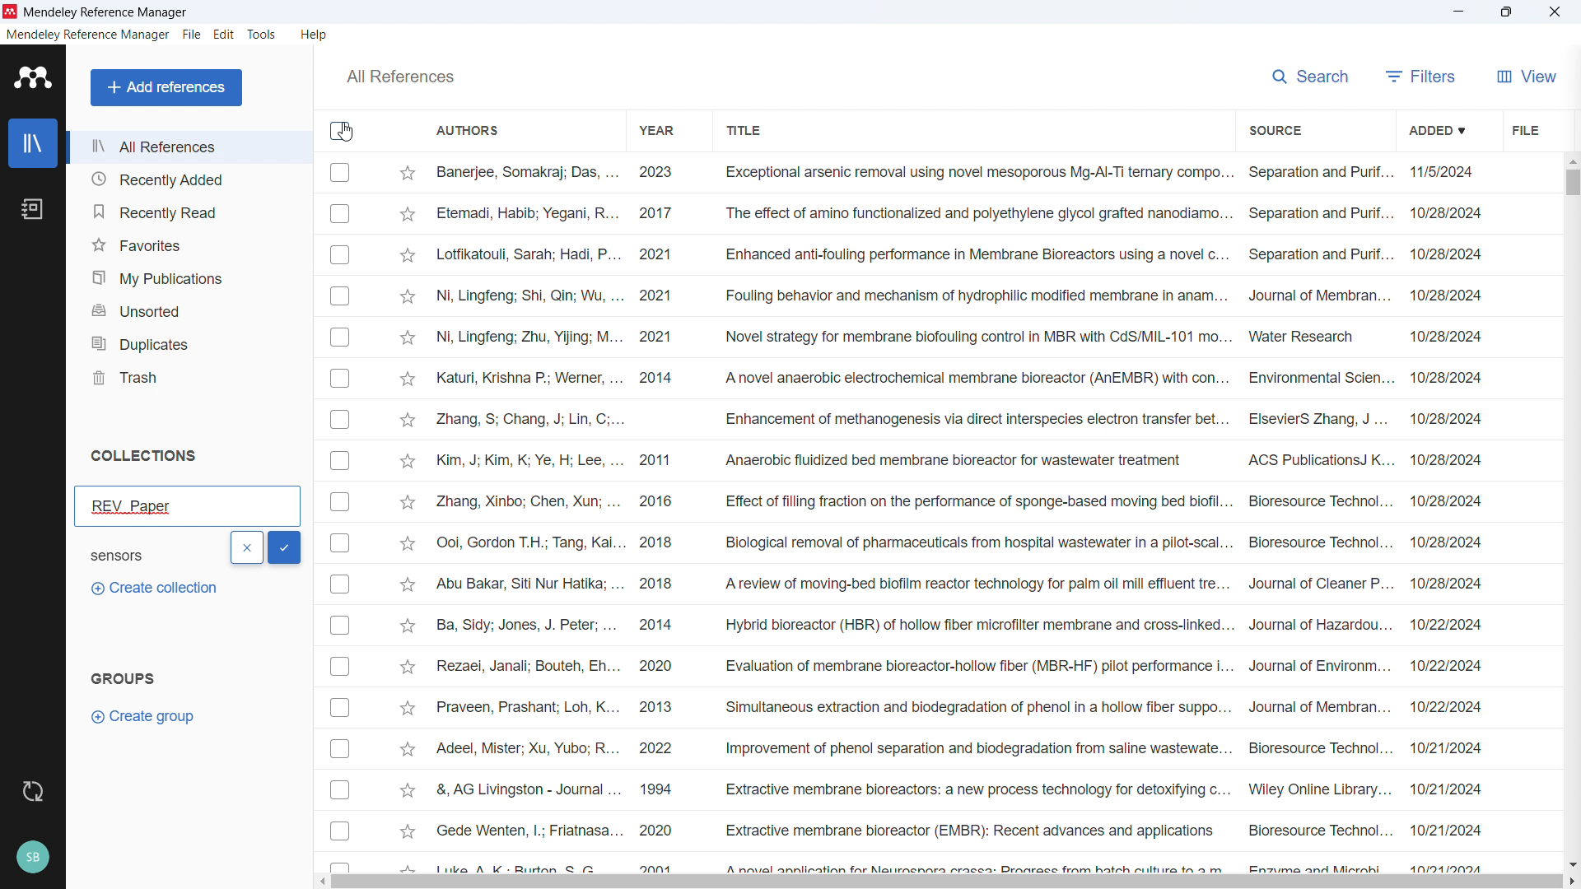  Describe the element at coordinates (1462, 12) in the screenshot. I see `minimise ` at that location.